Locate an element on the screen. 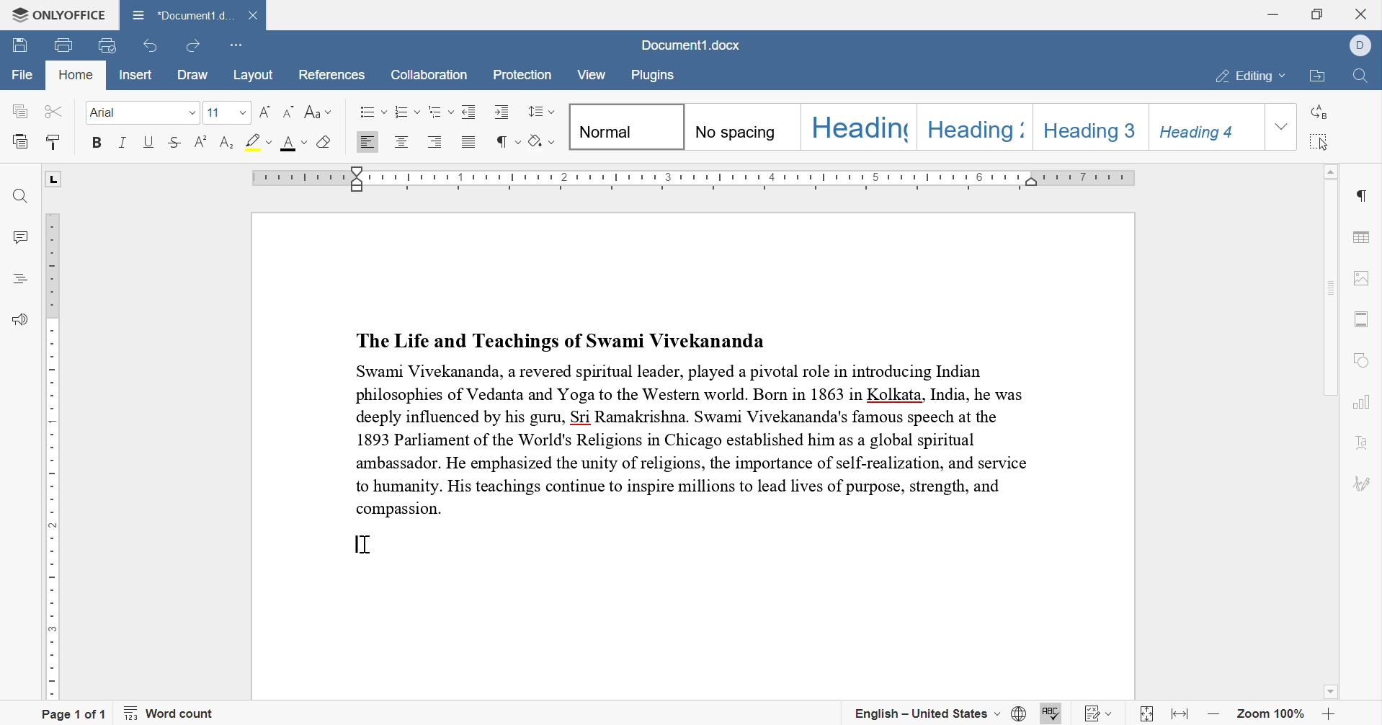 The image size is (1382, 725). protection is located at coordinates (523, 76).